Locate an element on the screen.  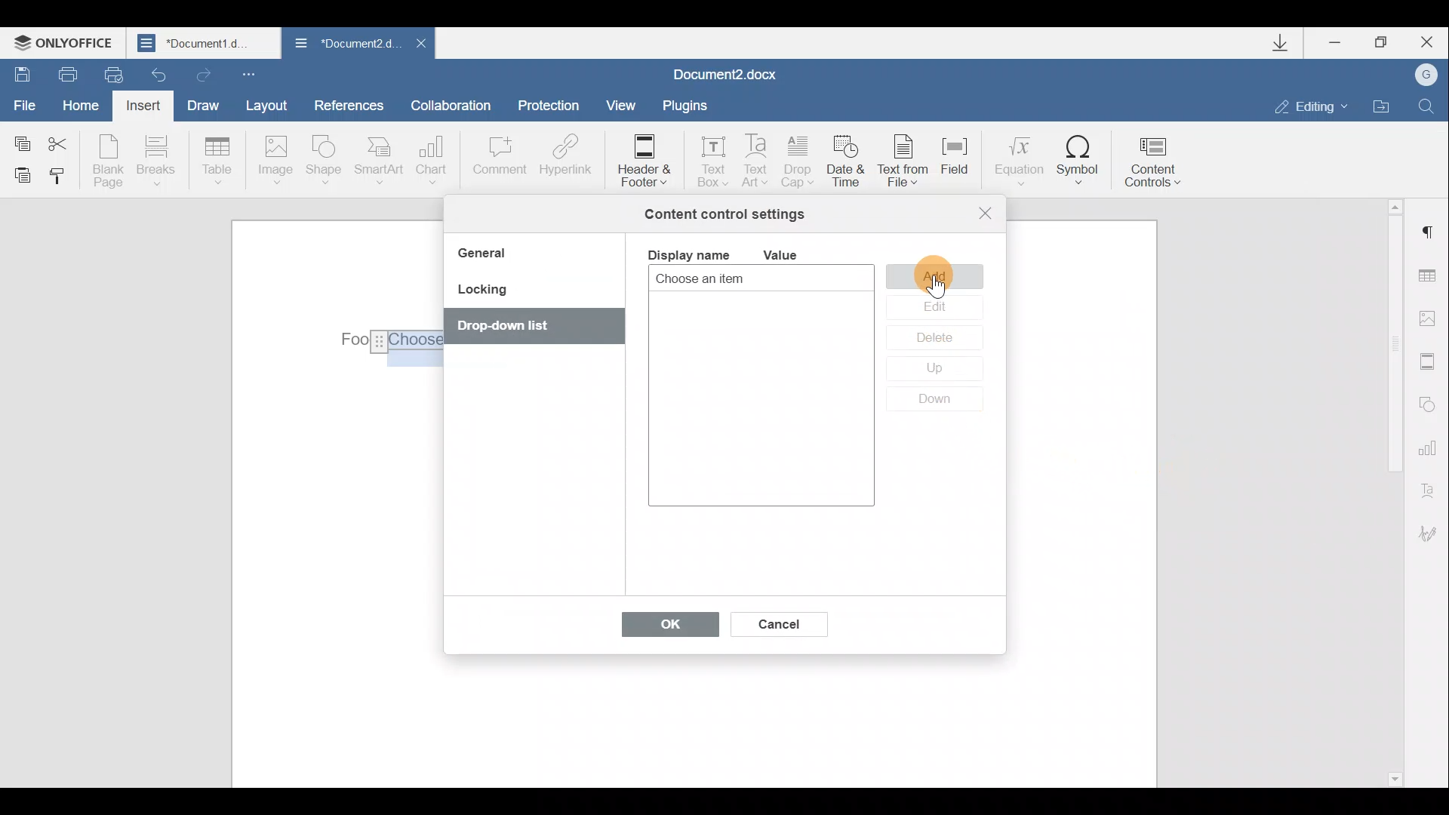
Text box is located at coordinates (708, 157).